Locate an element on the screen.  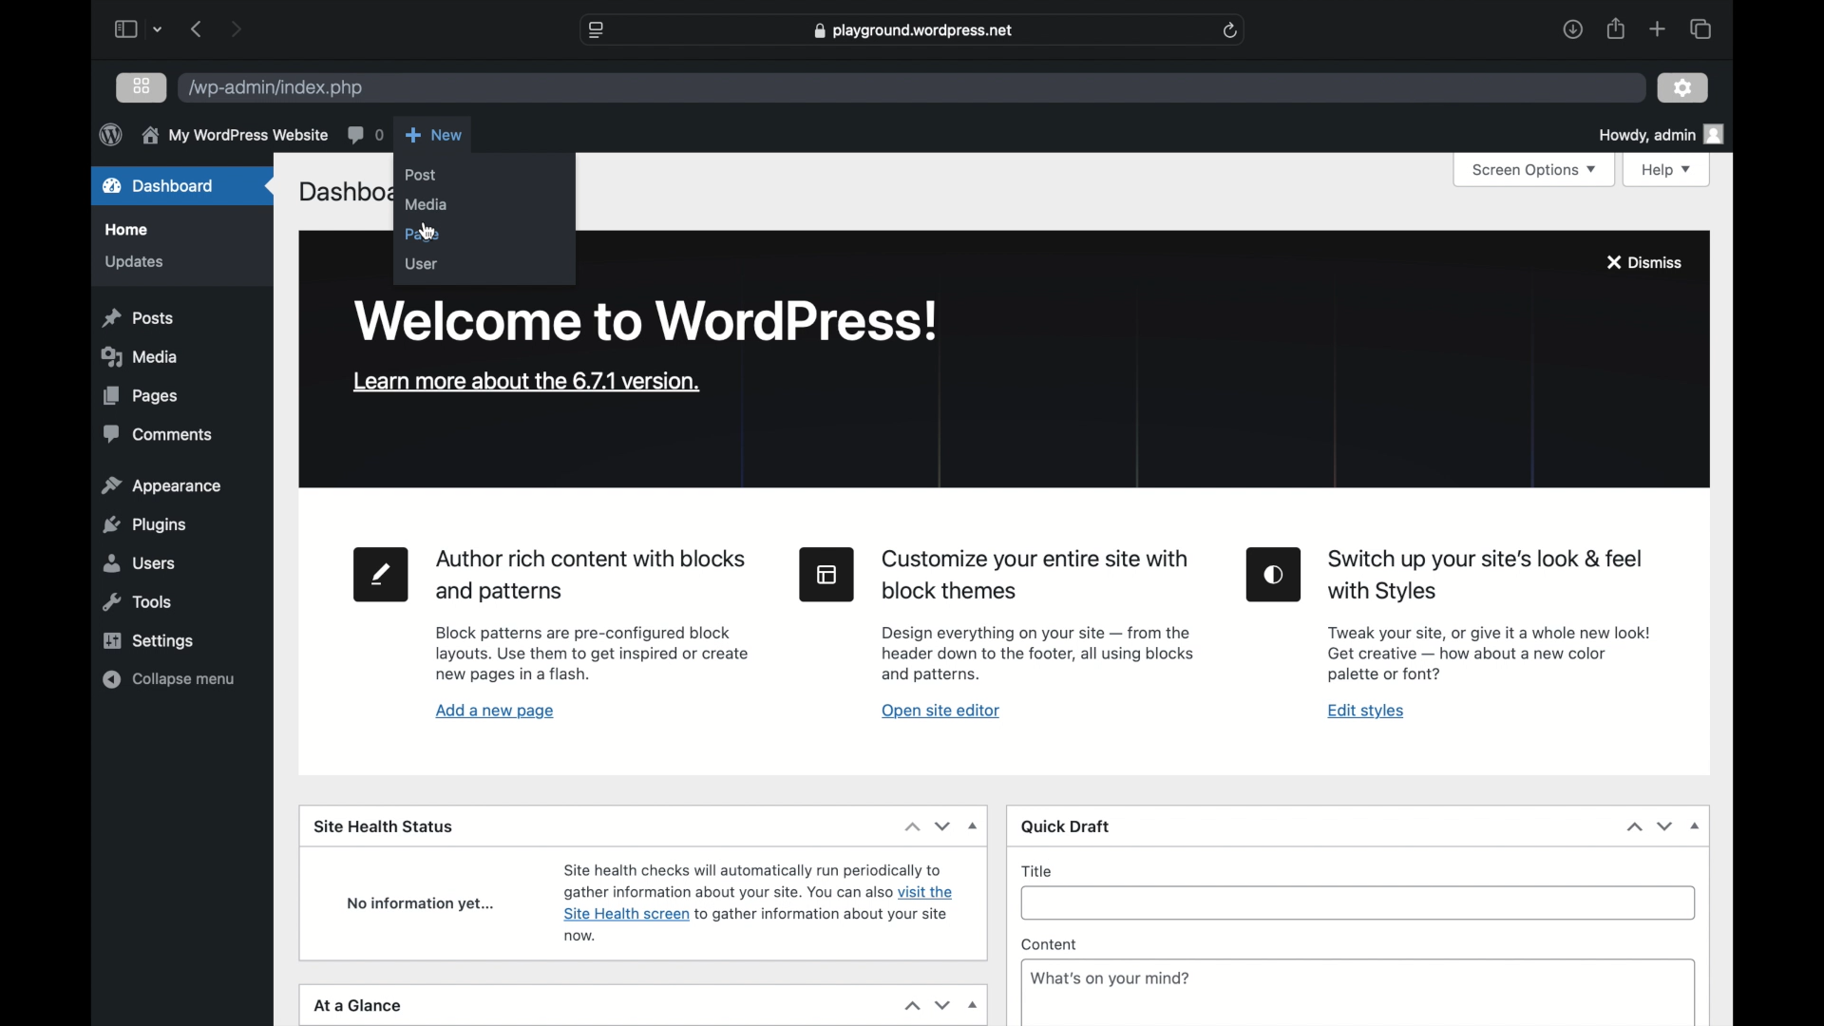
title is located at coordinates (1037, 871).